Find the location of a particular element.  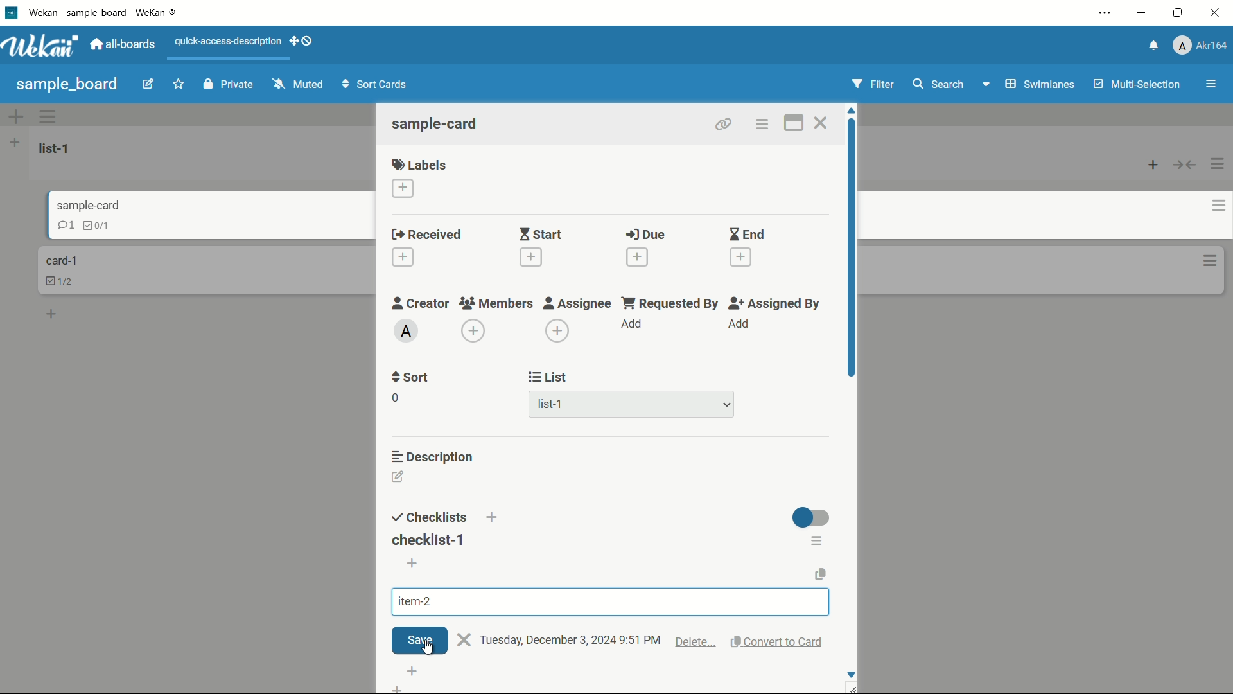

add date is located at coordinates (404, 257).